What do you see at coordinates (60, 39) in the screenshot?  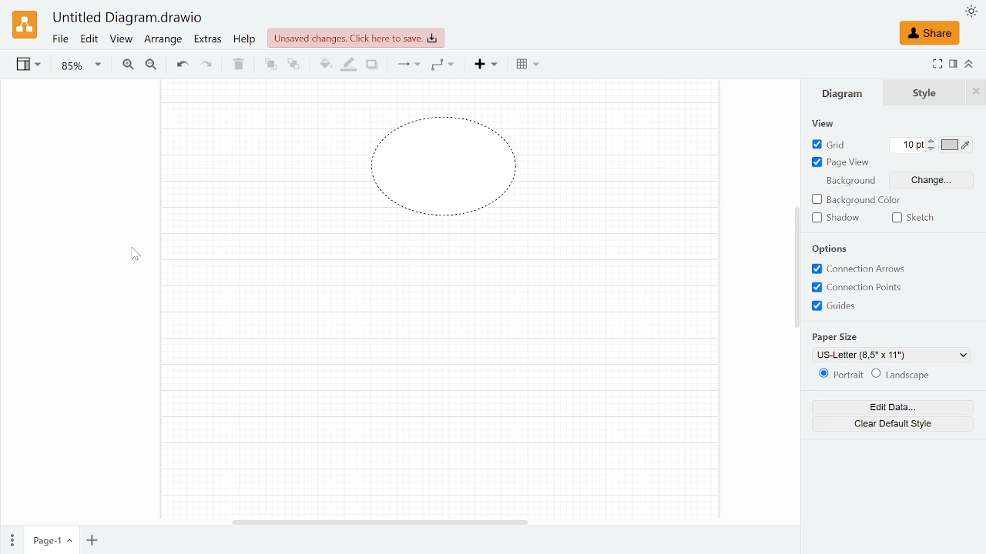 I see `File` at bounding box center [60, 39].